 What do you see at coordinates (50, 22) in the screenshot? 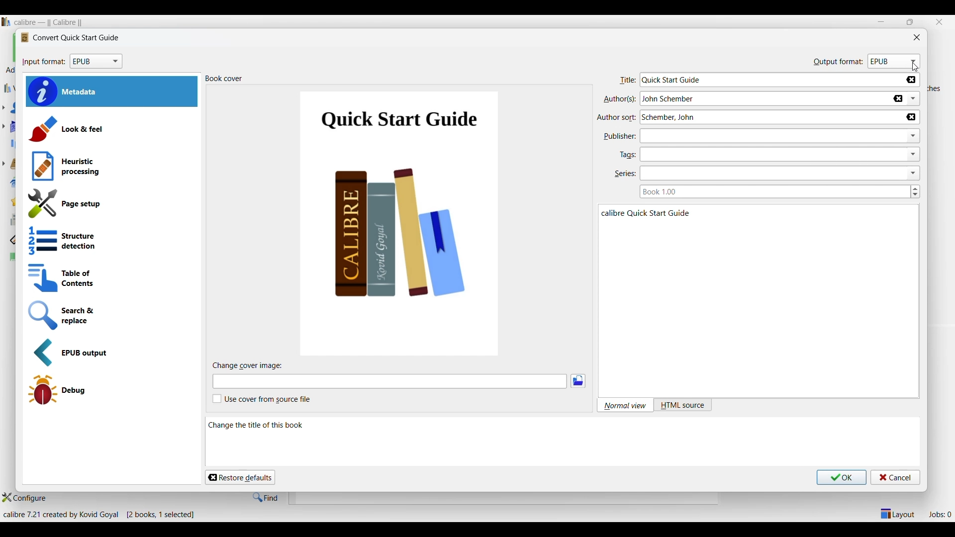
I see `Software name` at bounding box center [50, 22].